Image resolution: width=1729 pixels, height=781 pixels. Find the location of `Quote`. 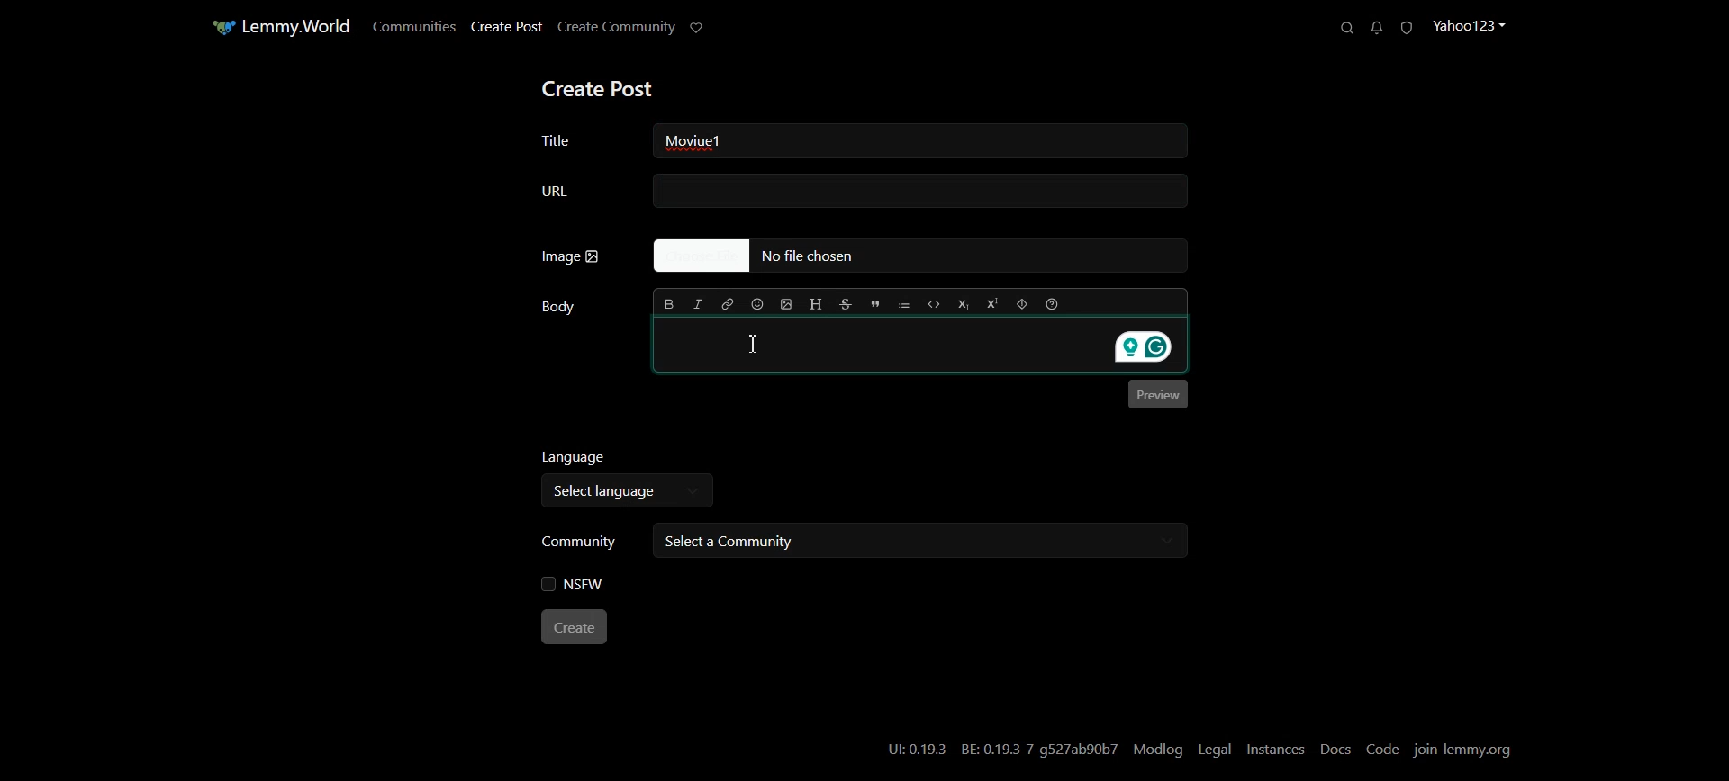

Quote is located at coordinates (875, 305).